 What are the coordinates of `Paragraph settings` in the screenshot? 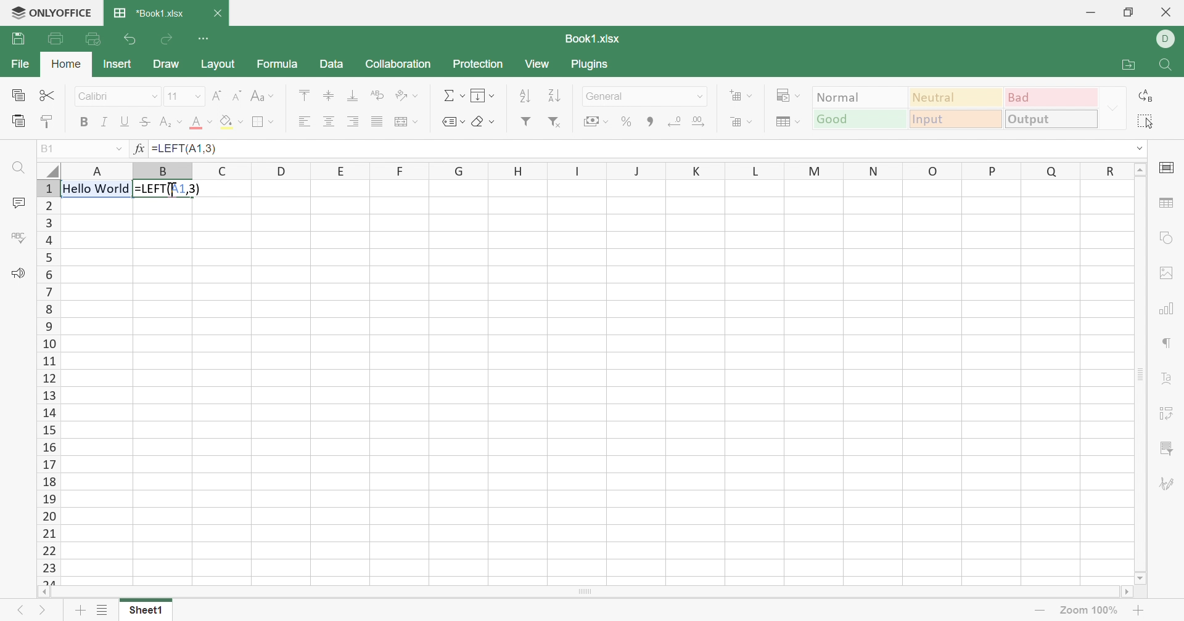 It's located at (1165, 344).